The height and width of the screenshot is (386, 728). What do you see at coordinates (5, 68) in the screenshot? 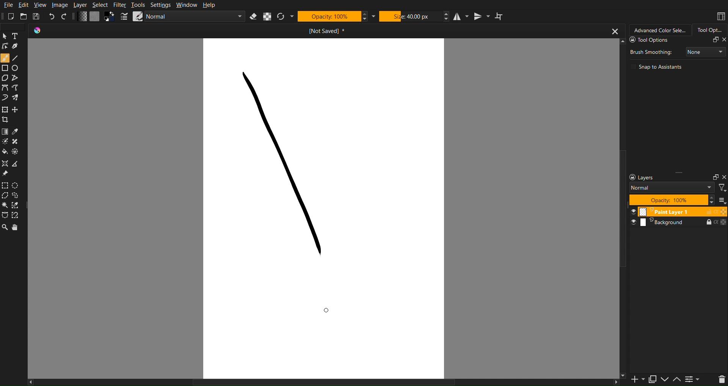
I see `Square` at bounding box center [5, 68].